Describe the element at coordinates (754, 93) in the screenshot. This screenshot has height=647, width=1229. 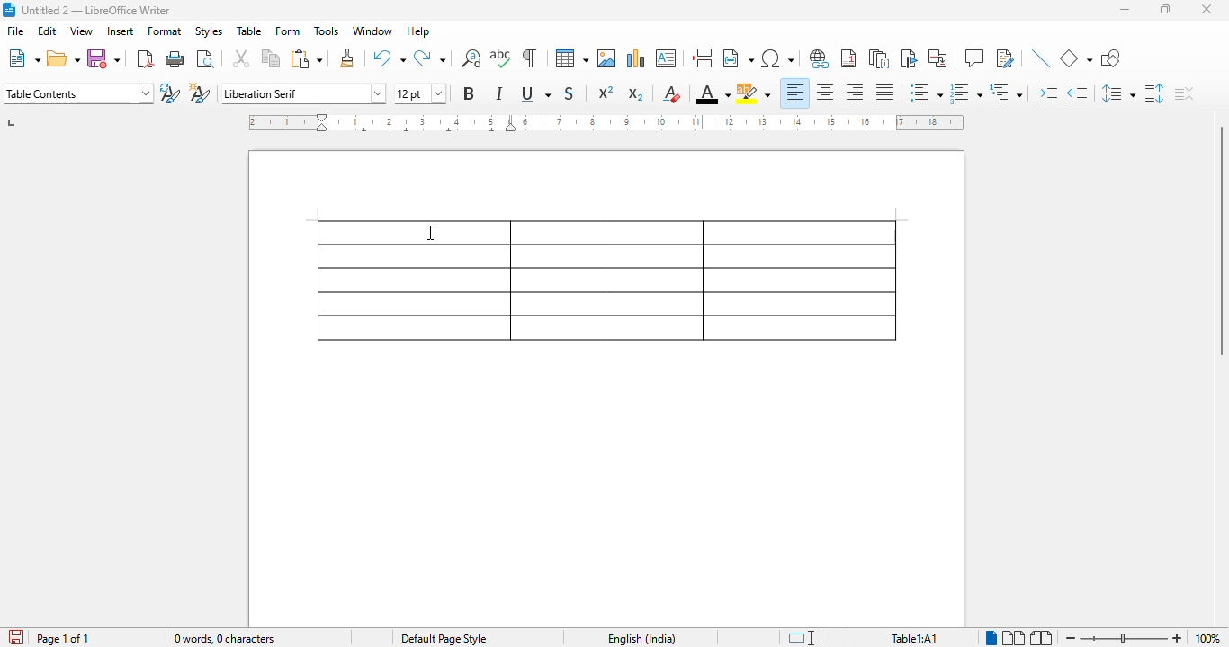
I see `character highlighting color` at that location.